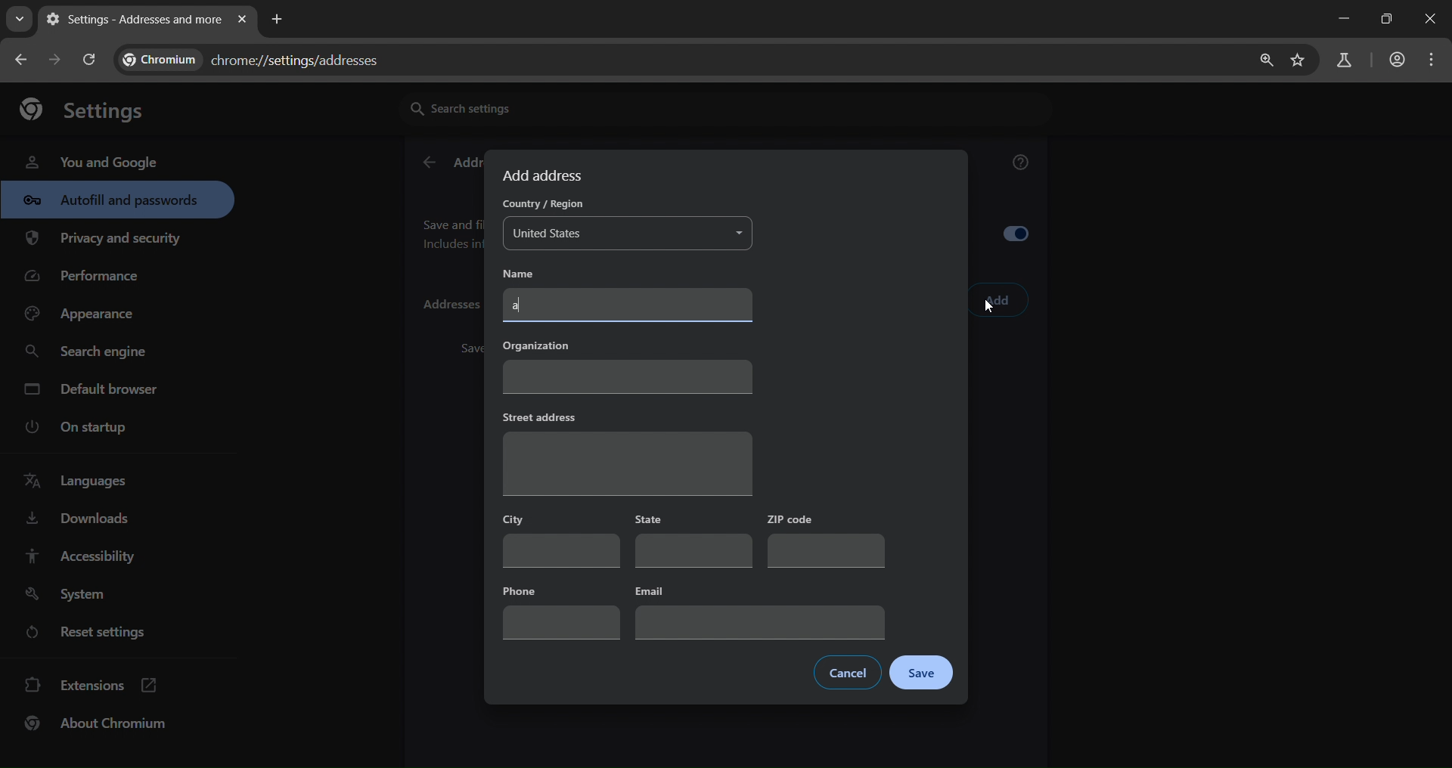 The width and height of the screenshot is (1452, 768). Describe the element at coordinates (131, 19) in the screenshot. I see `current page` at that location.